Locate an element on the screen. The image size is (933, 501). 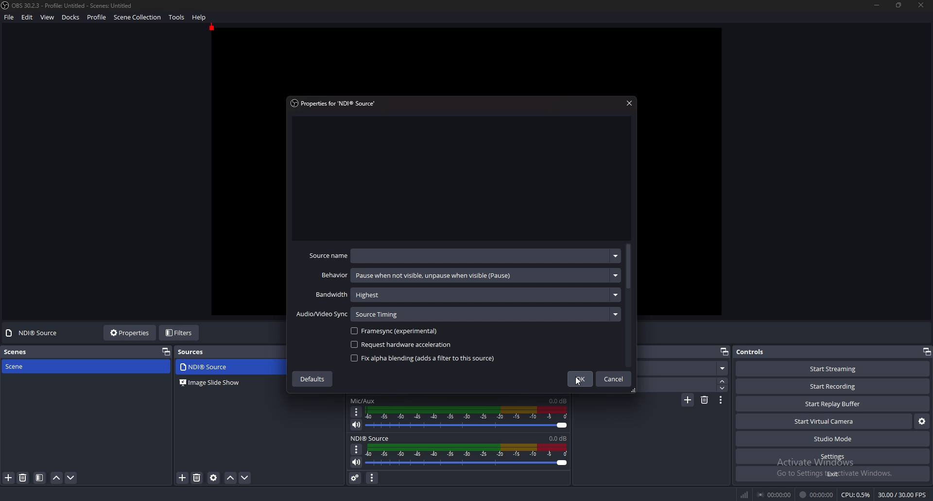
file name is located at coordinates (68, 5).